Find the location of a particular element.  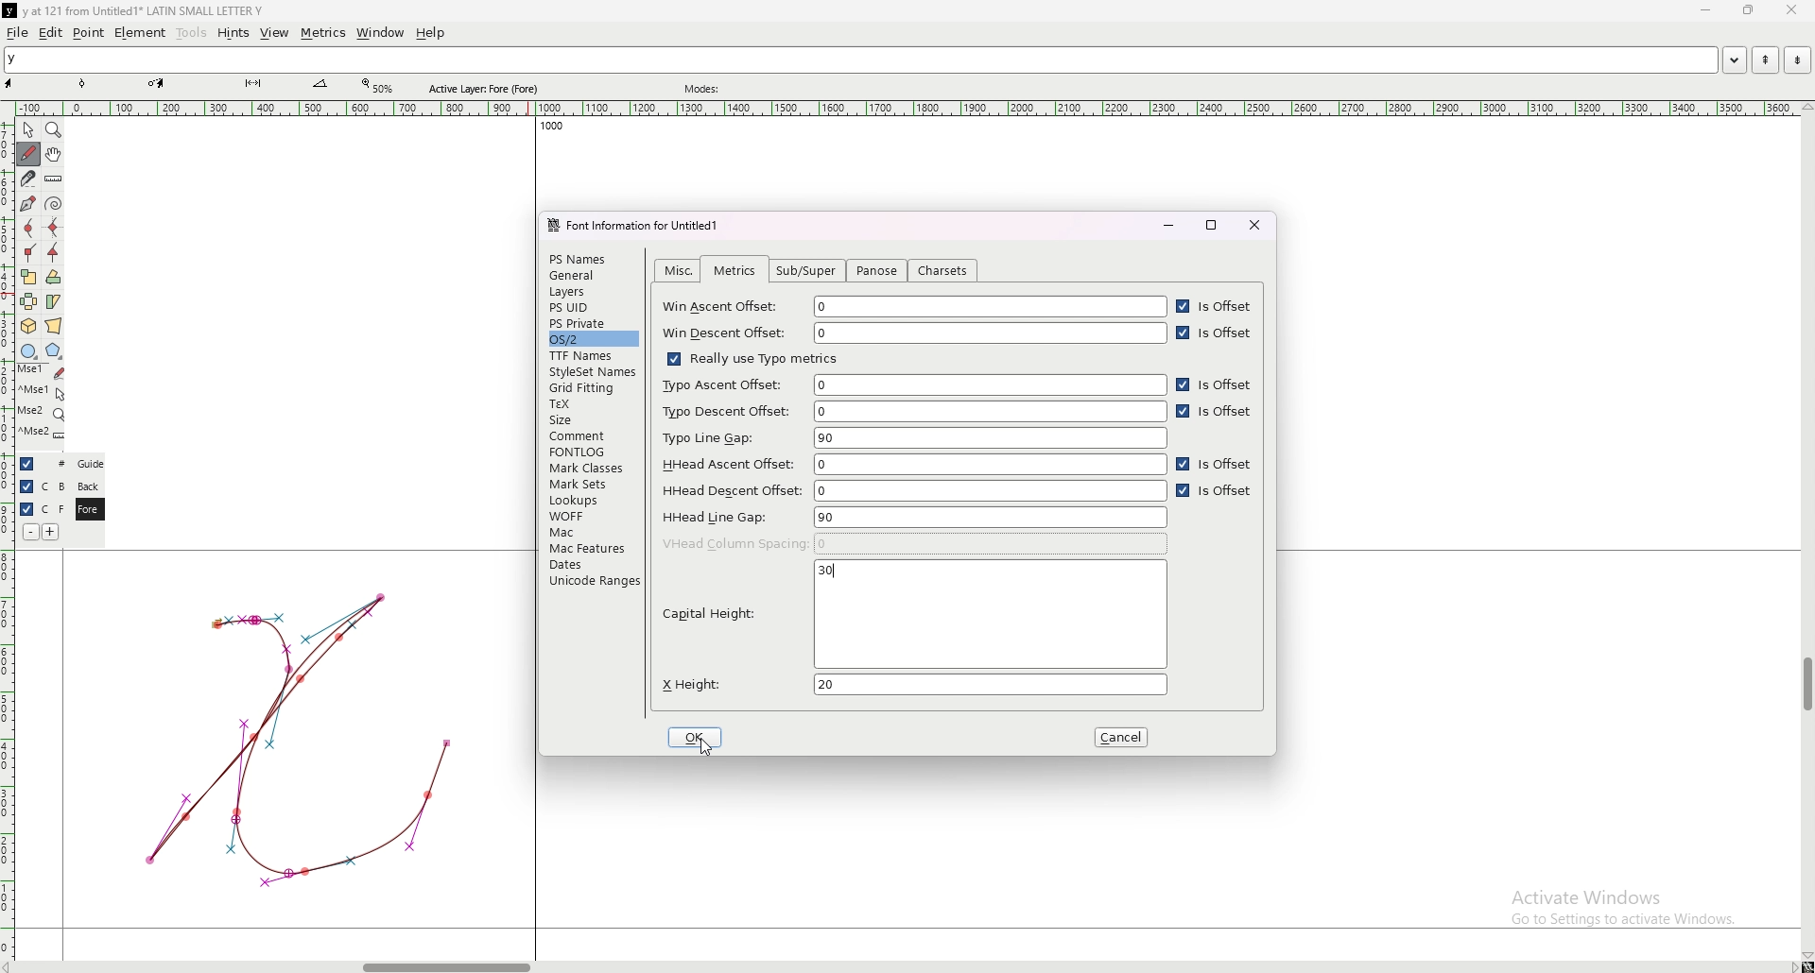

os/2 is located at coordinates (592, 338).